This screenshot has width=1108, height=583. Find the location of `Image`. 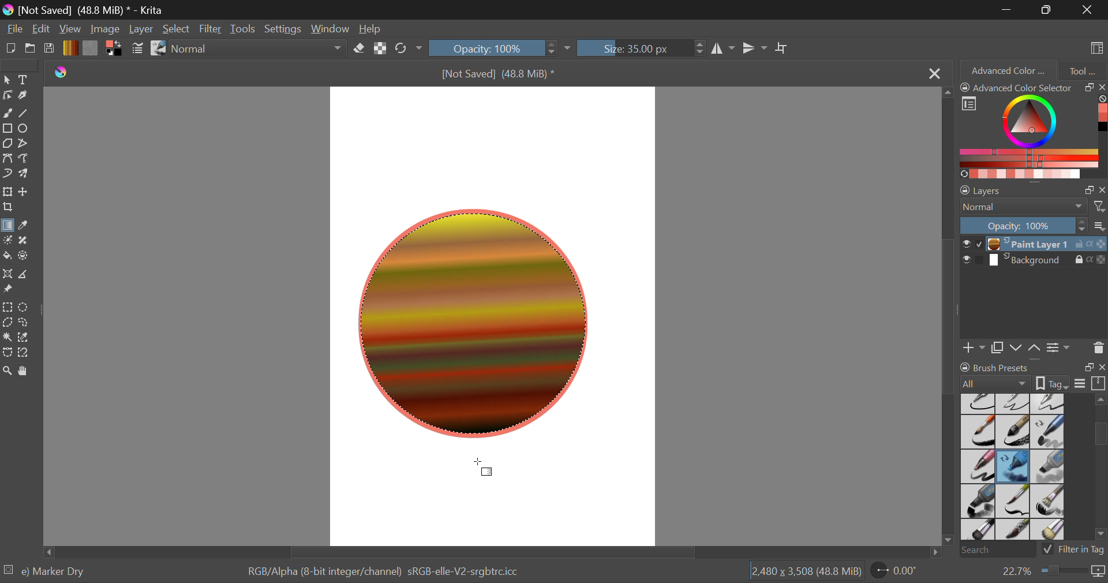

Image is located at coordinates (106, 29).